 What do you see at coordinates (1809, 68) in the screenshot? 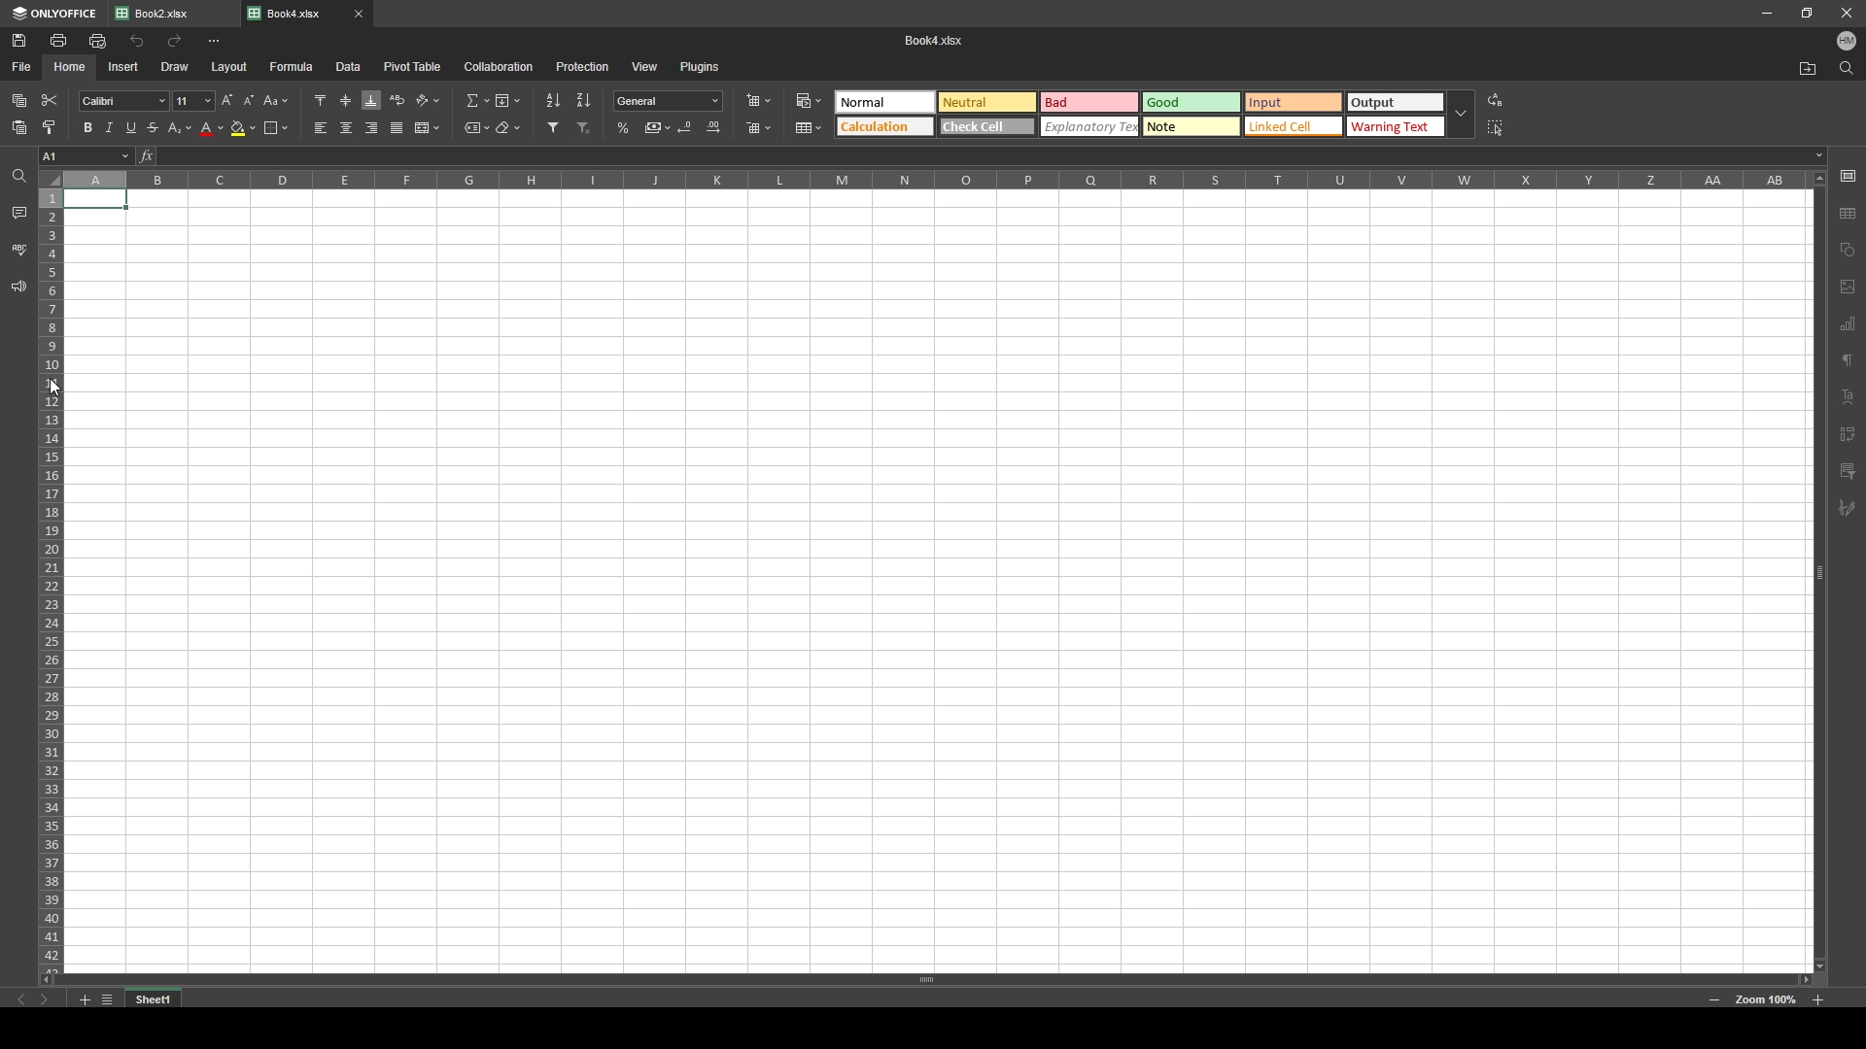
I see `locate file` at bounding box center [1809, 68].